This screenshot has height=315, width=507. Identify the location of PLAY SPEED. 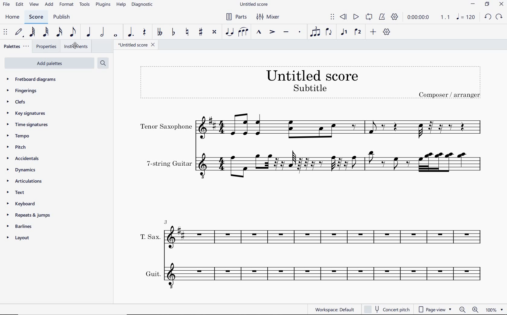
(427, 18).